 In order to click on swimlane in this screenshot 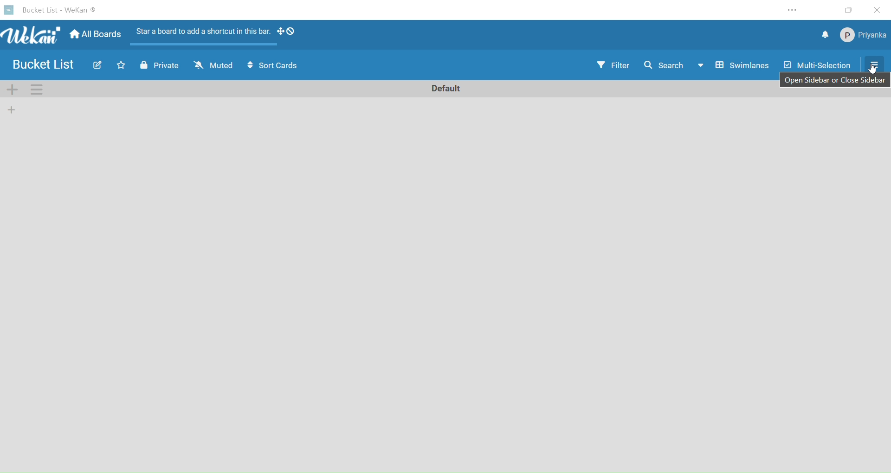, I will do `click(732, 64)`.